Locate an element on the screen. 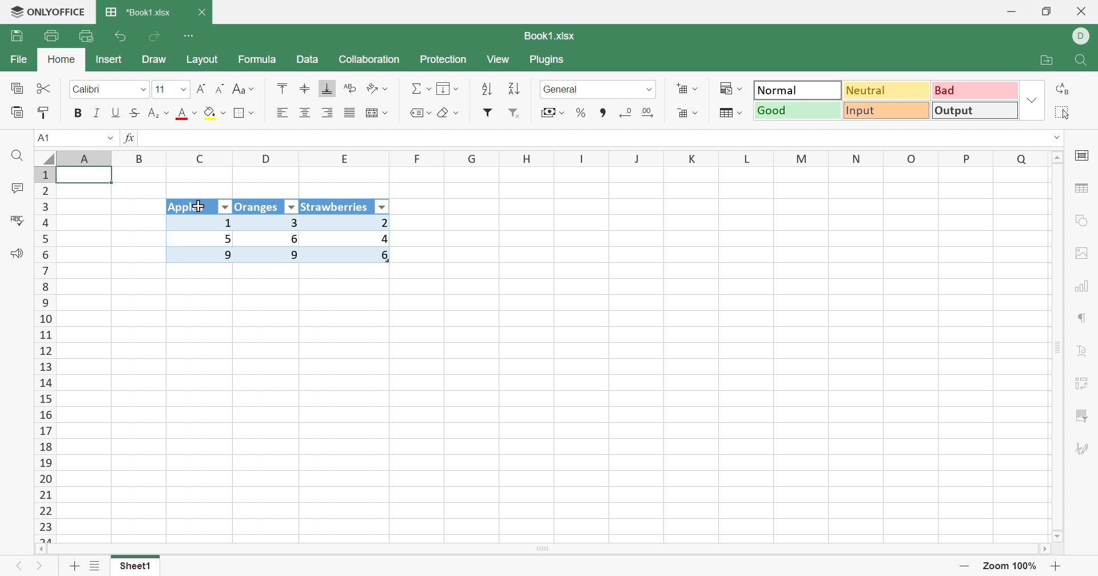 The width and height of the screenshot is (1098, 576). Insert columns is located at coordinates (377, 113).